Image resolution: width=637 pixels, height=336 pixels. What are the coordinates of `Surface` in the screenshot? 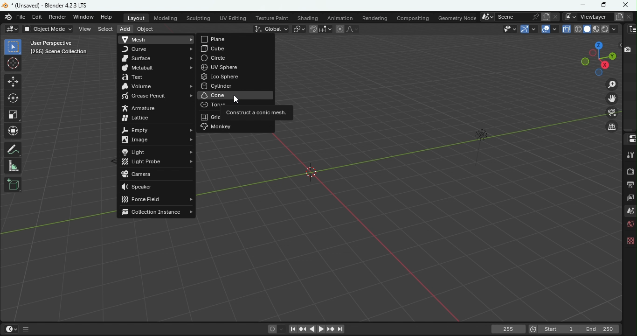 It's located at (158, 59).